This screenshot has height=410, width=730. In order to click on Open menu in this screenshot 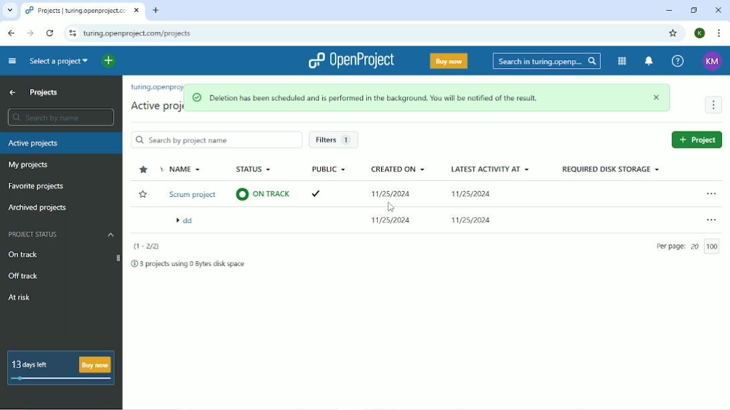, I will do `click(709, 221)`.